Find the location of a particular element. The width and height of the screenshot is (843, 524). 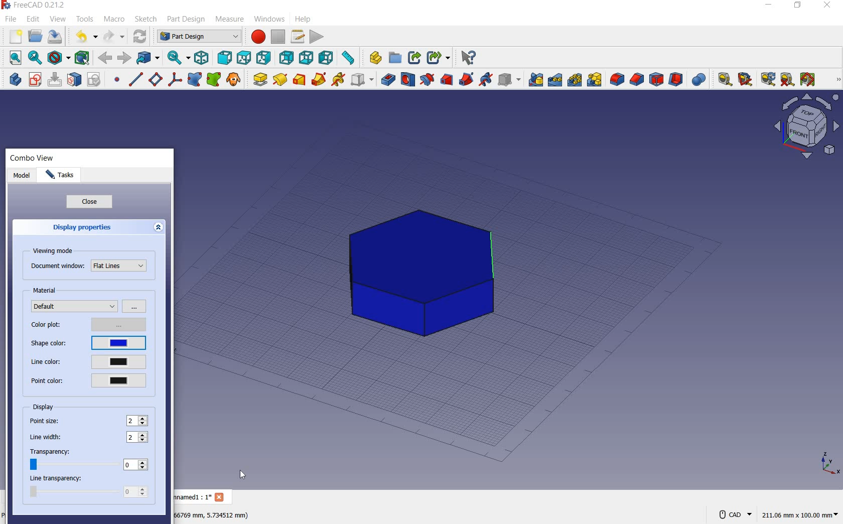

subtractive pipe is located at coordinates (467, 80).